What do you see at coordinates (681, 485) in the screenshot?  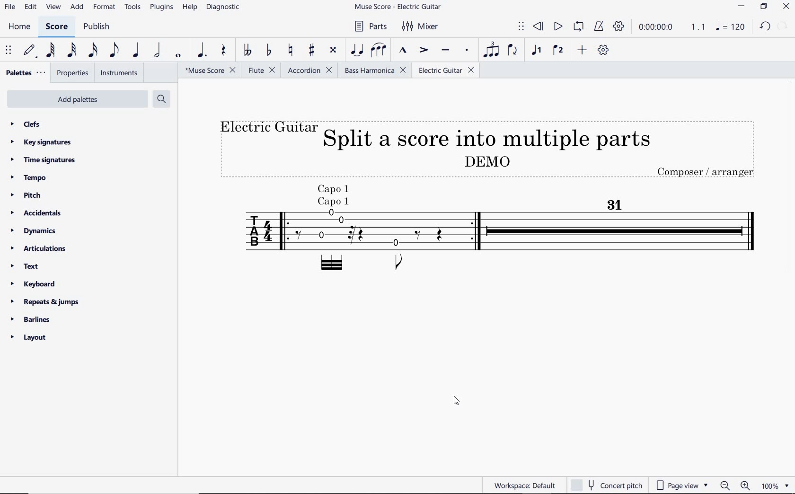 I see `page view` at bounding box center [681, 485].